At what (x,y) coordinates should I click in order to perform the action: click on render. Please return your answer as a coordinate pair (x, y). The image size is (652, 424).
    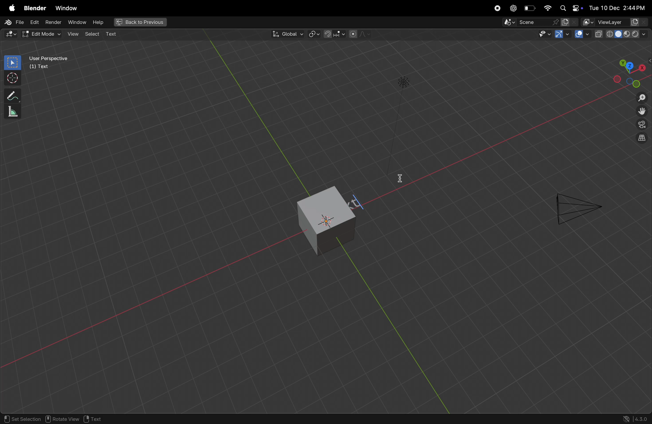
    Looking at the image, I should click on (53, 22).